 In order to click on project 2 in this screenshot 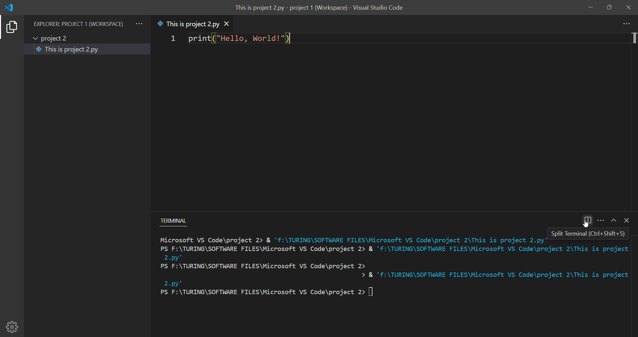, I will do `click(53, 37)`.